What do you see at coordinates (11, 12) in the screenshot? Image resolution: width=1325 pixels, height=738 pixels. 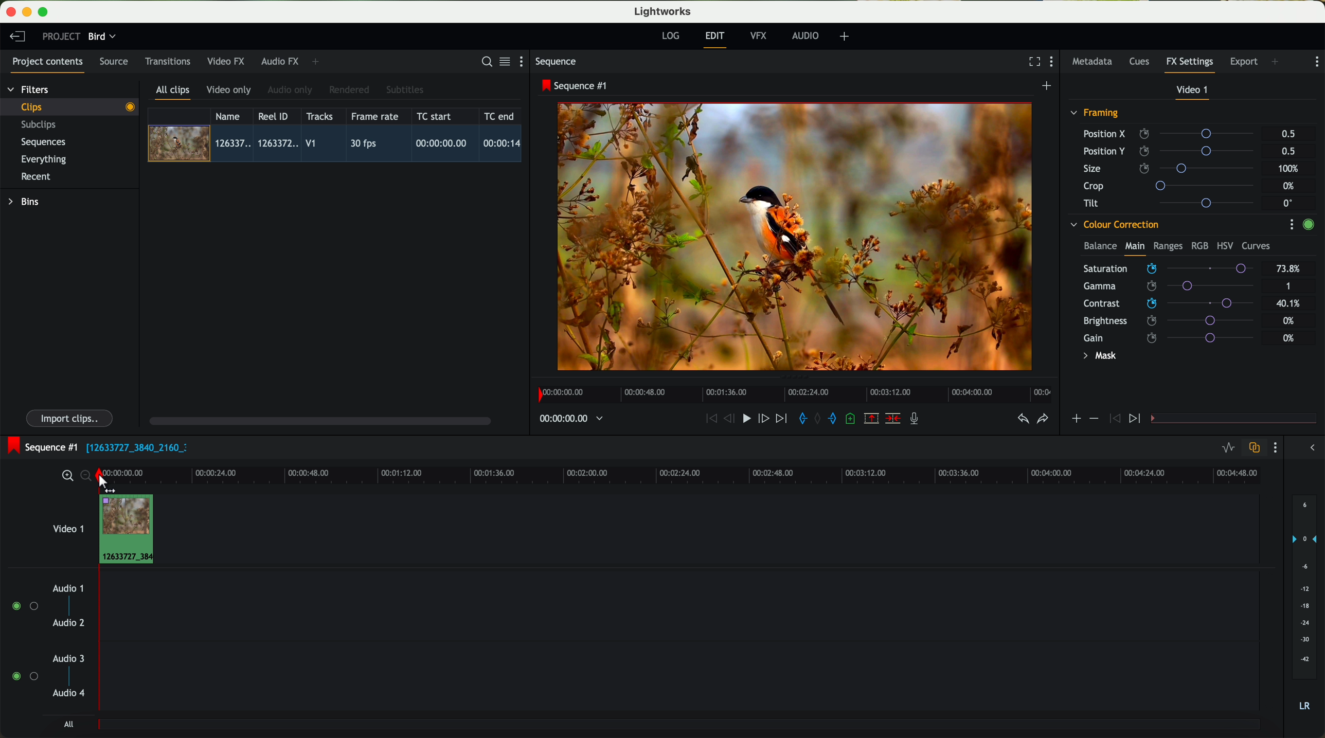 I see `close program` at bounding box center [11, 12].